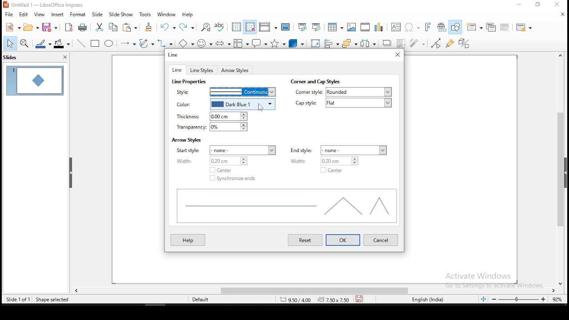  Describe the element at coordinates (8, 44) in the screenshot. I see `select tool` at that location.